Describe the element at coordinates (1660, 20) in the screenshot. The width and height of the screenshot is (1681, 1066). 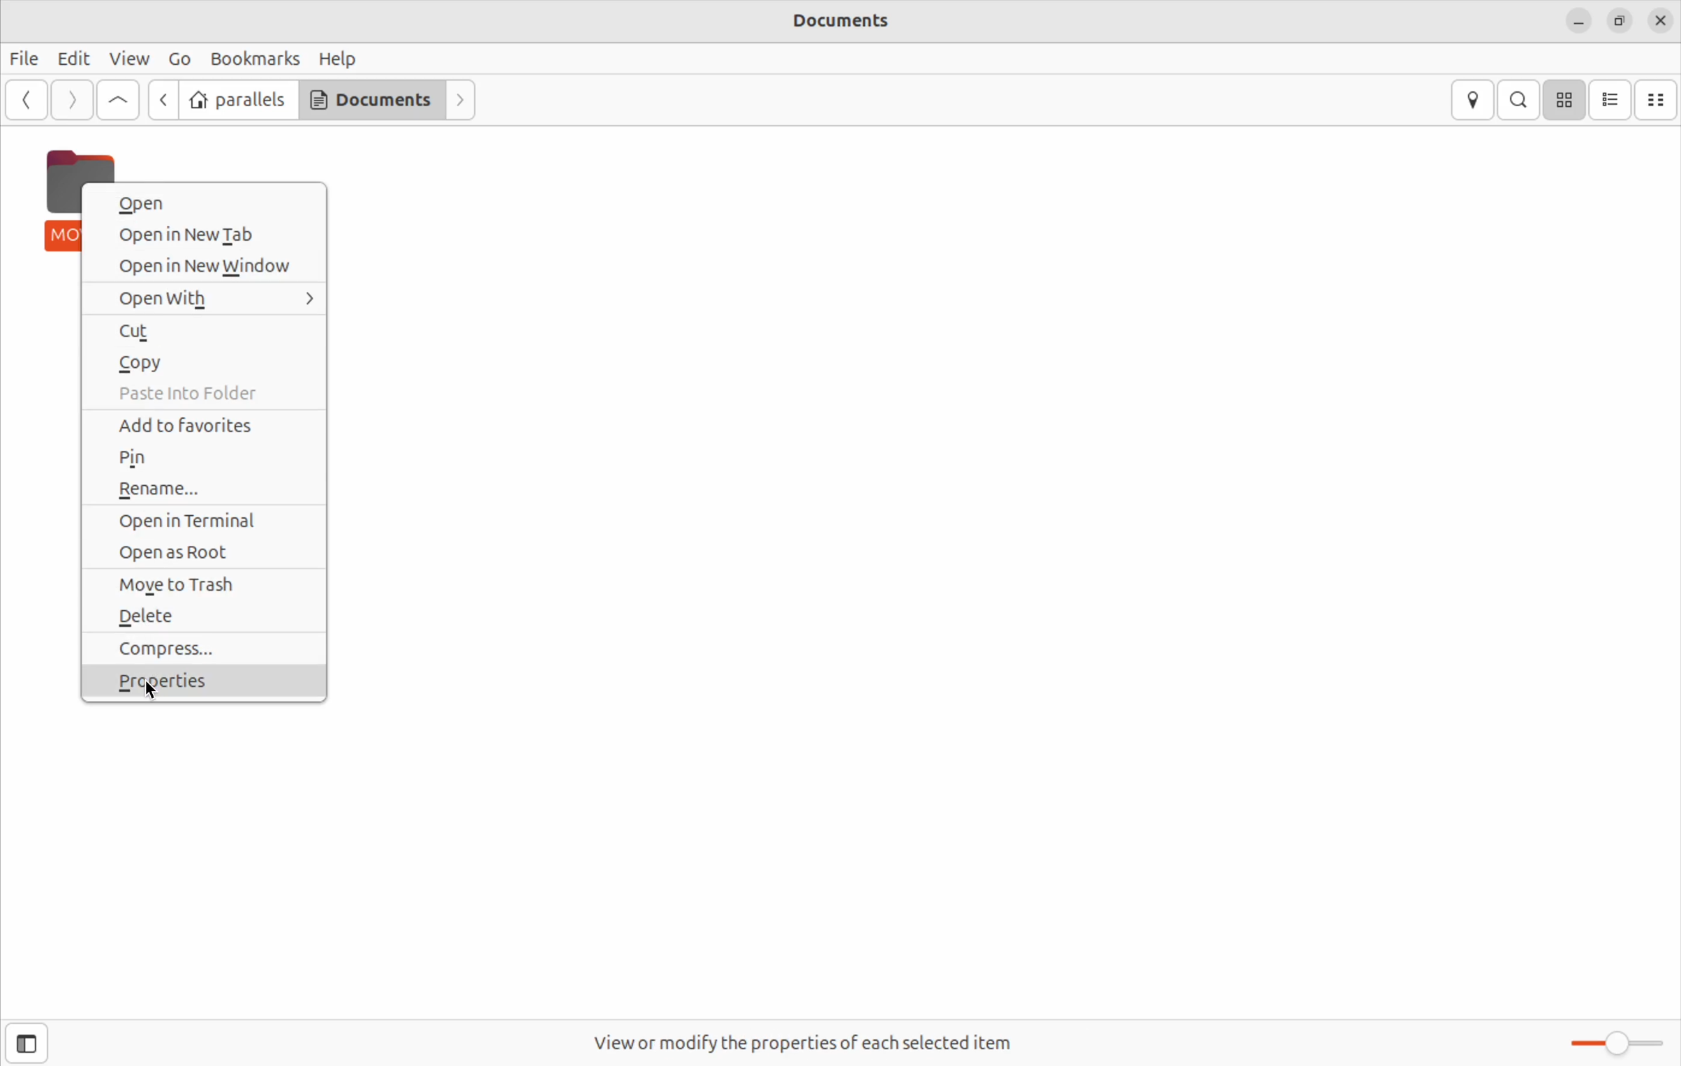
I see `close` at that location.